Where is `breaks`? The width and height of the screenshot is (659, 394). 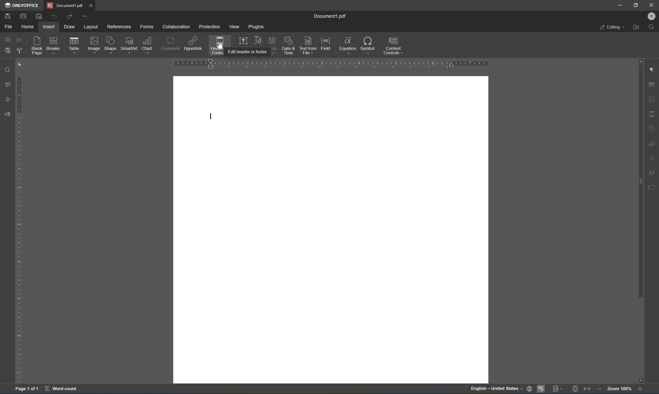 breaks is located at coordinates (54, 46).